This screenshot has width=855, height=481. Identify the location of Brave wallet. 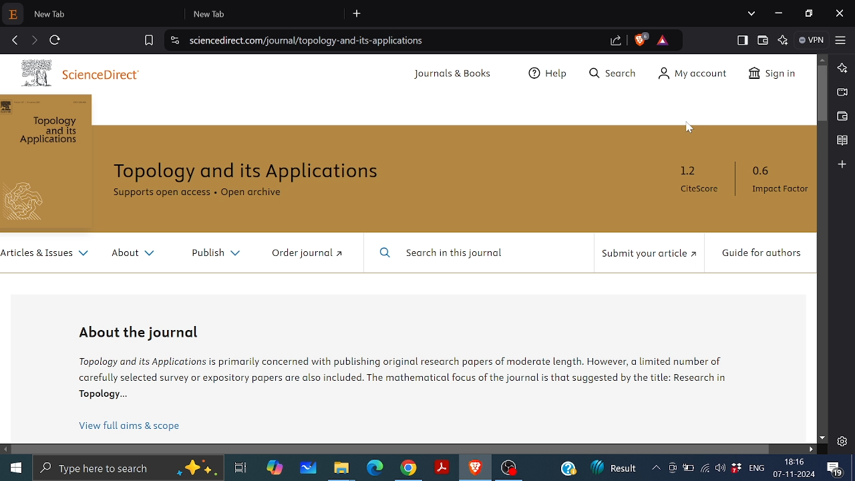
(841, 116).